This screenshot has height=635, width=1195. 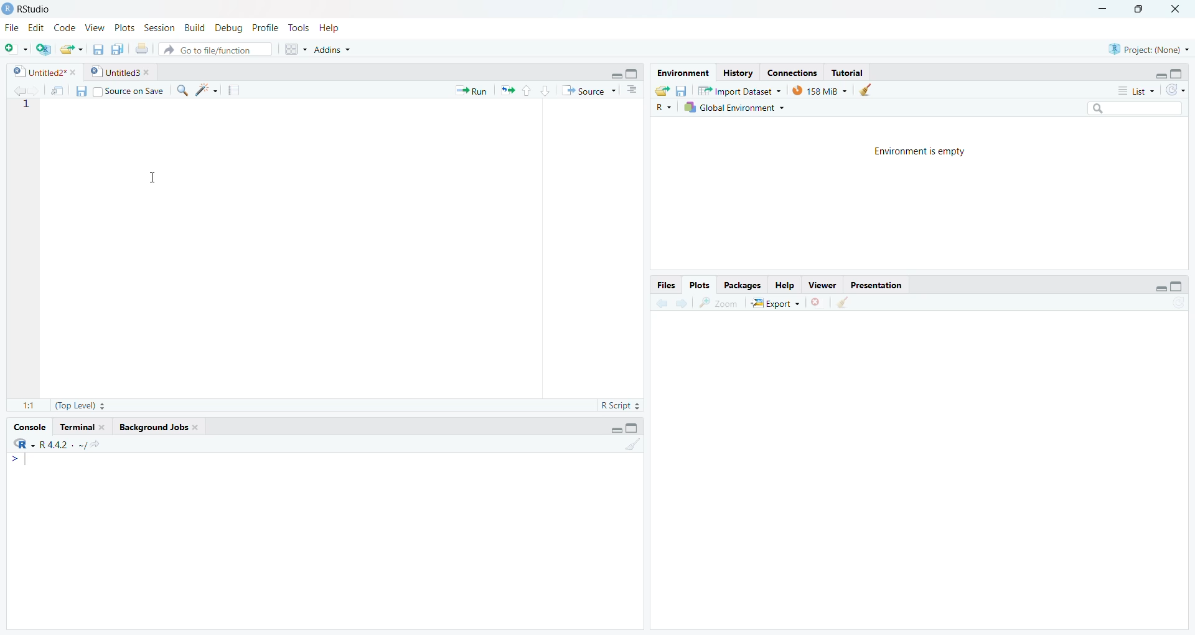 I want to click on R-4.A.2.-, so click(x=64, y=444).